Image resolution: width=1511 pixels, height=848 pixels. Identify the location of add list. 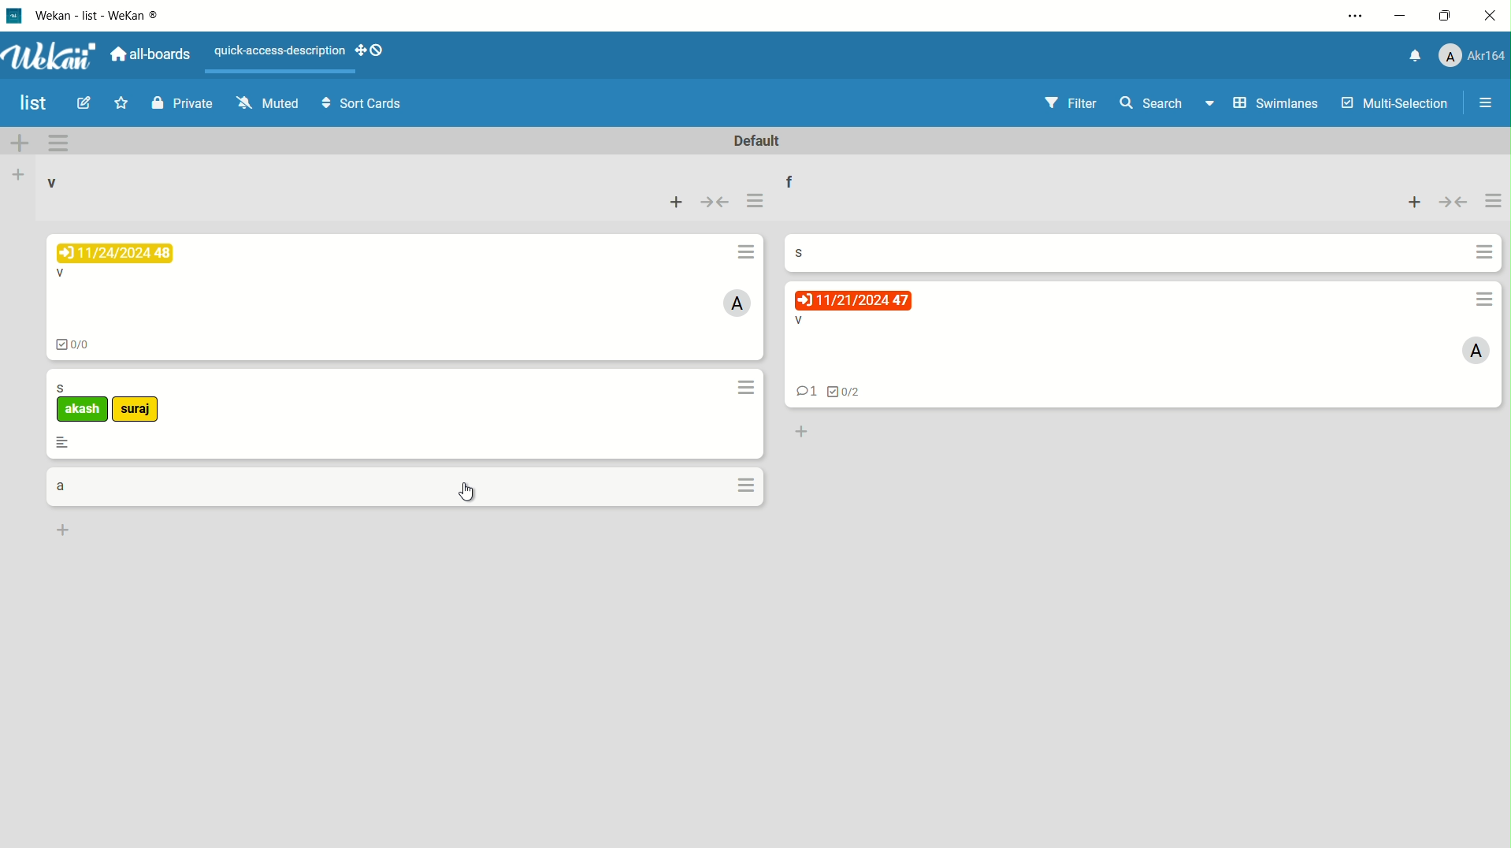
(17, 177).